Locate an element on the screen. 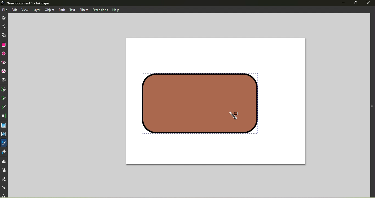 The height and width of the screenshot is (198, 375). Mesh tool is located at coordinates (4, 135).